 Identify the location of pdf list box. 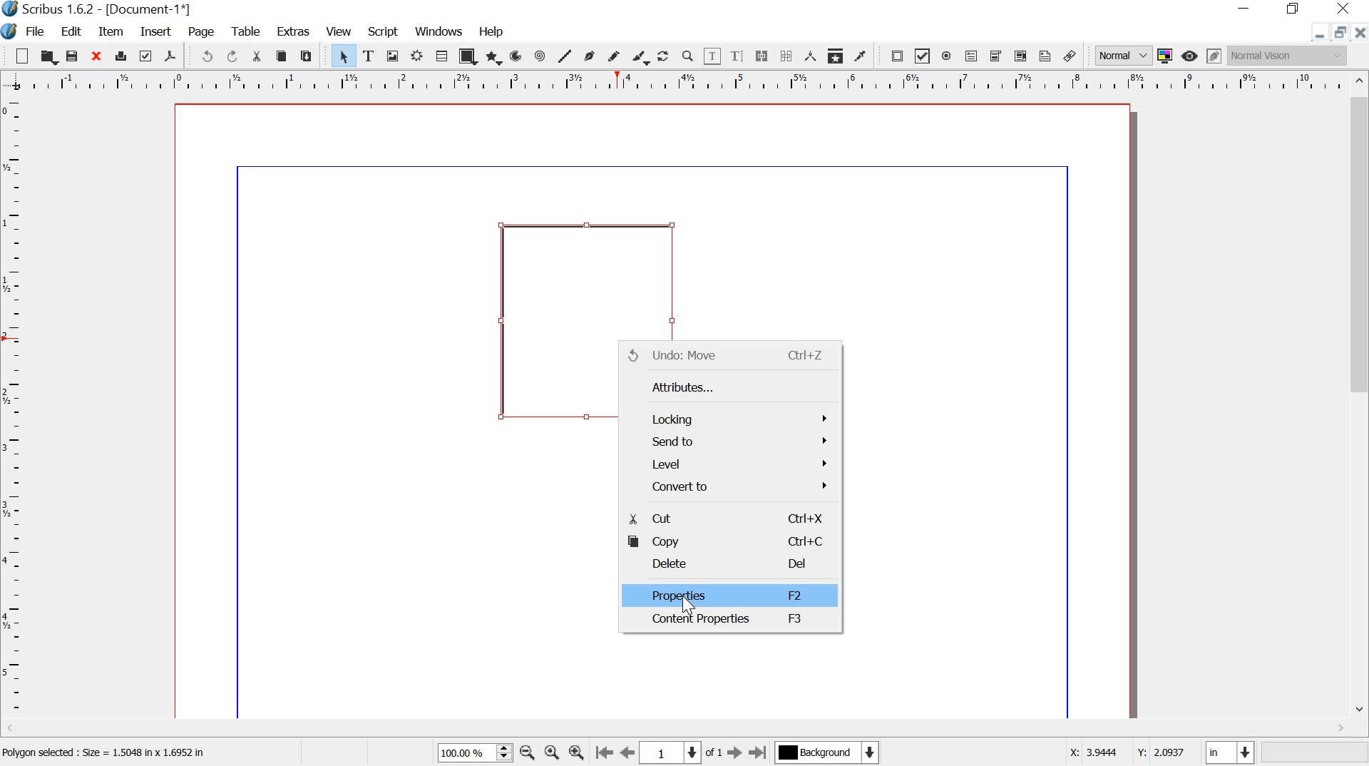
(1020, 56).